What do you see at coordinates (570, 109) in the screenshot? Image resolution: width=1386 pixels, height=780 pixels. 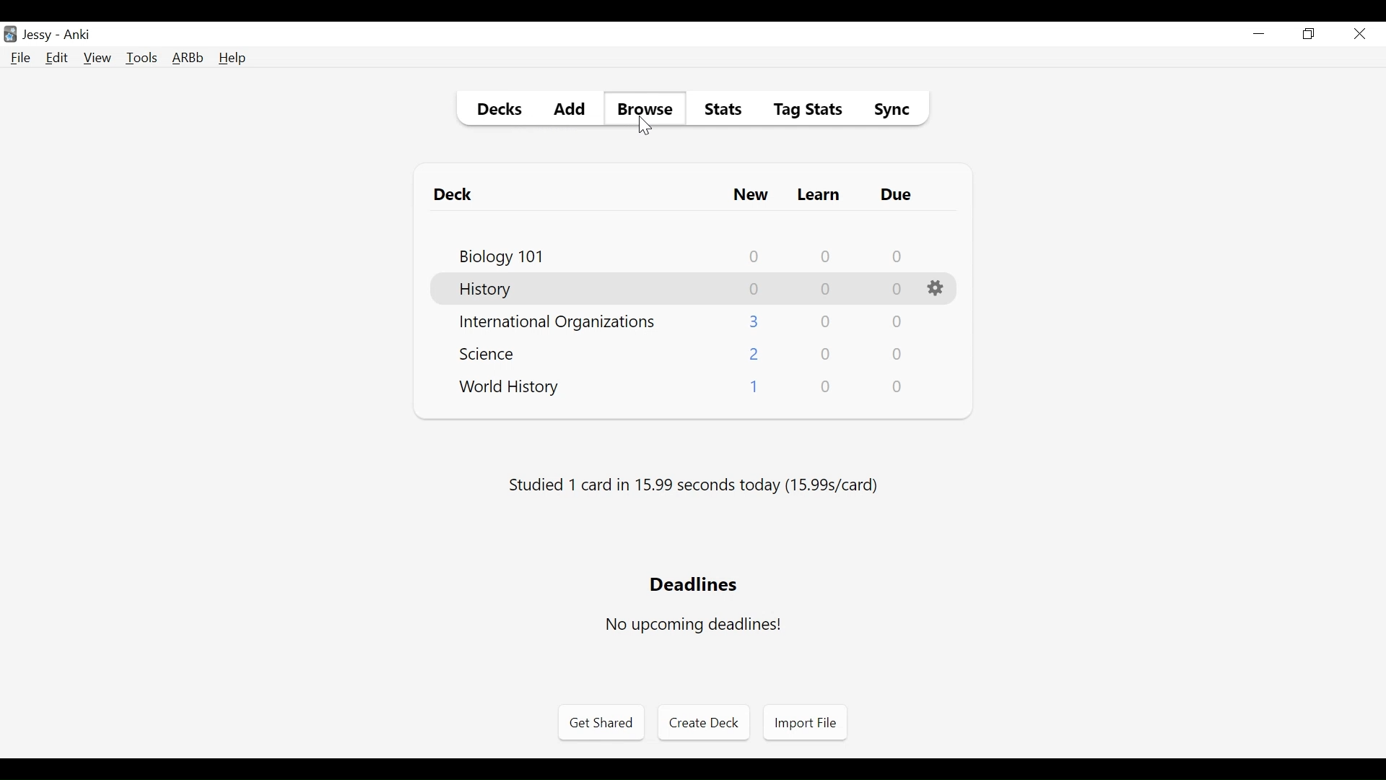 I see `Add` at bounding box center [570, 109].